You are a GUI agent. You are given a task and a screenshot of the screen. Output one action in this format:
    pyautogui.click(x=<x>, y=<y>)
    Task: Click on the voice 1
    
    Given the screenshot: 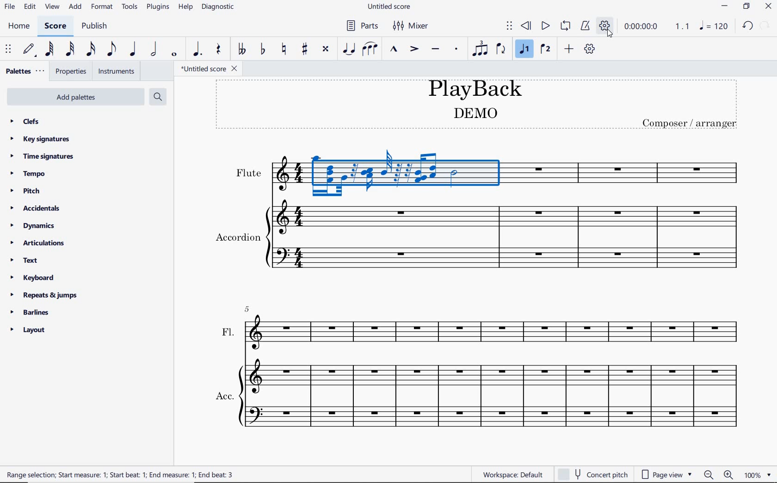 What is the action you would take?
    pyautogui.click(x=524, y=49)
    